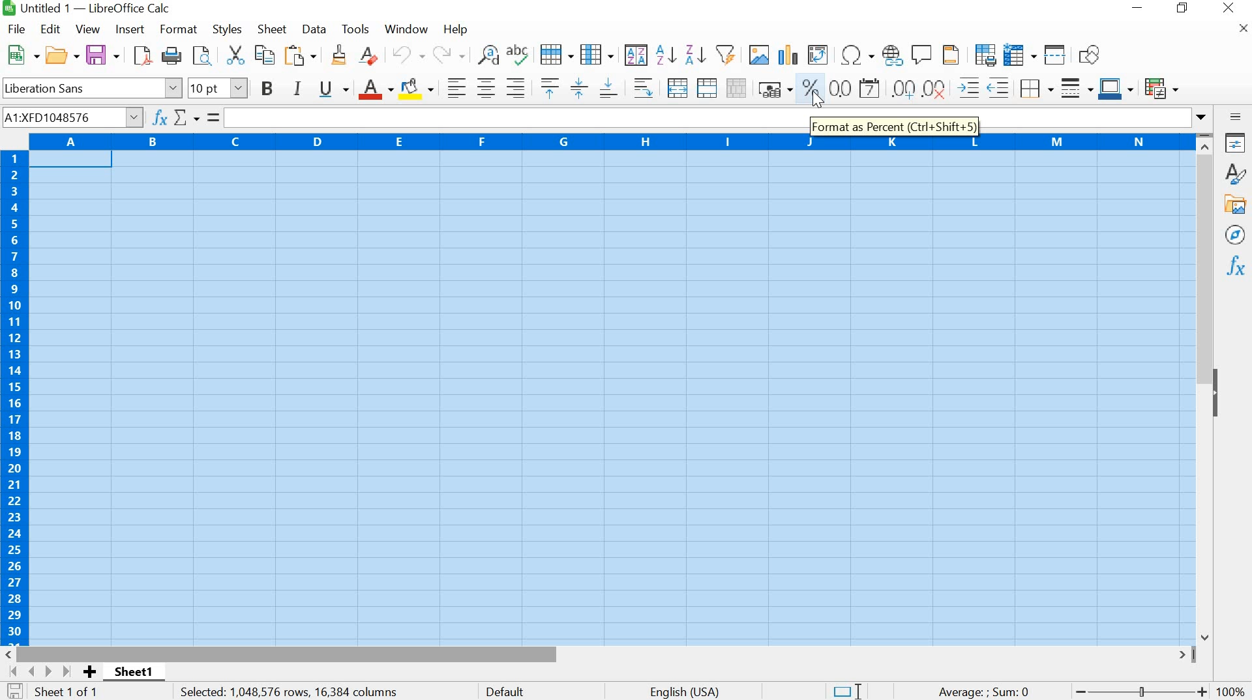  What do you see at coordinates (140, 673) in the screenshot?
I see `SHEET1` at bounding box center [140, 673].